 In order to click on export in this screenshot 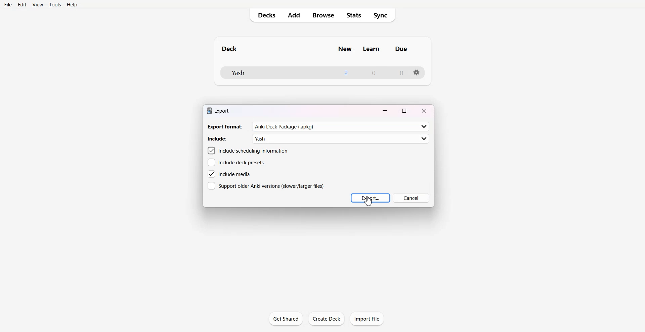, I will do `click(218, 110)`.